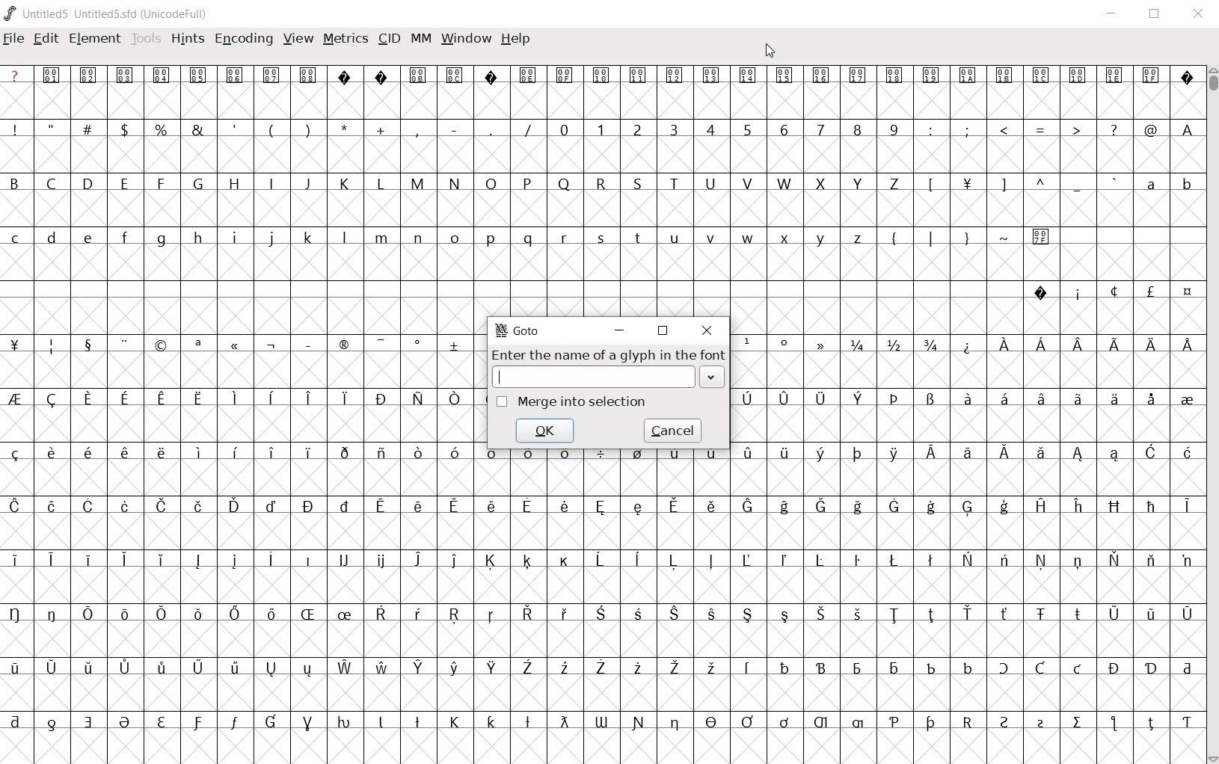 The image size is (1219, 764). What do you see at coordinates (1041, 348) in the screenshot?
I see `Symbol` at bounding box center [1041, 348].